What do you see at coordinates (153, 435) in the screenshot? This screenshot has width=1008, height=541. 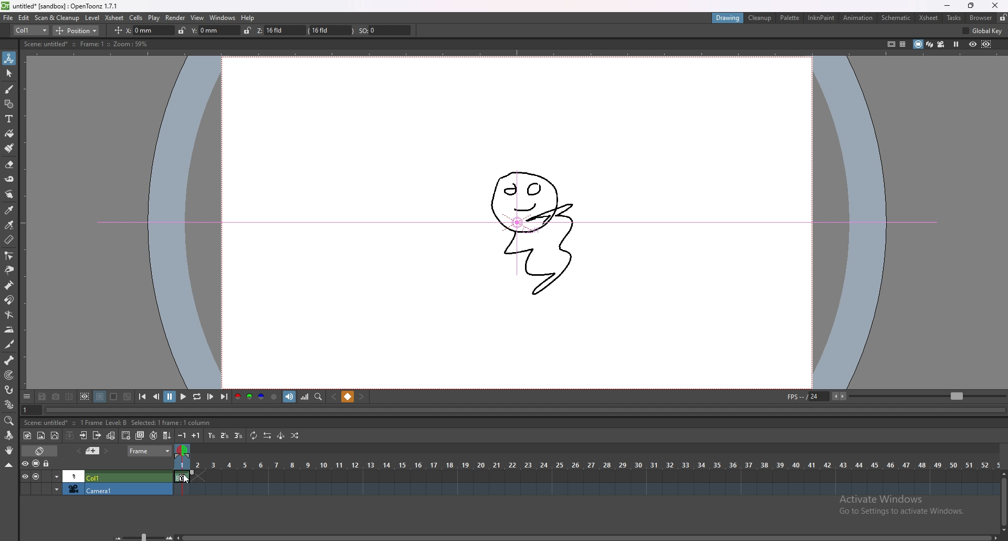 I see `auto input cell number` at bounding box center [153, 435].